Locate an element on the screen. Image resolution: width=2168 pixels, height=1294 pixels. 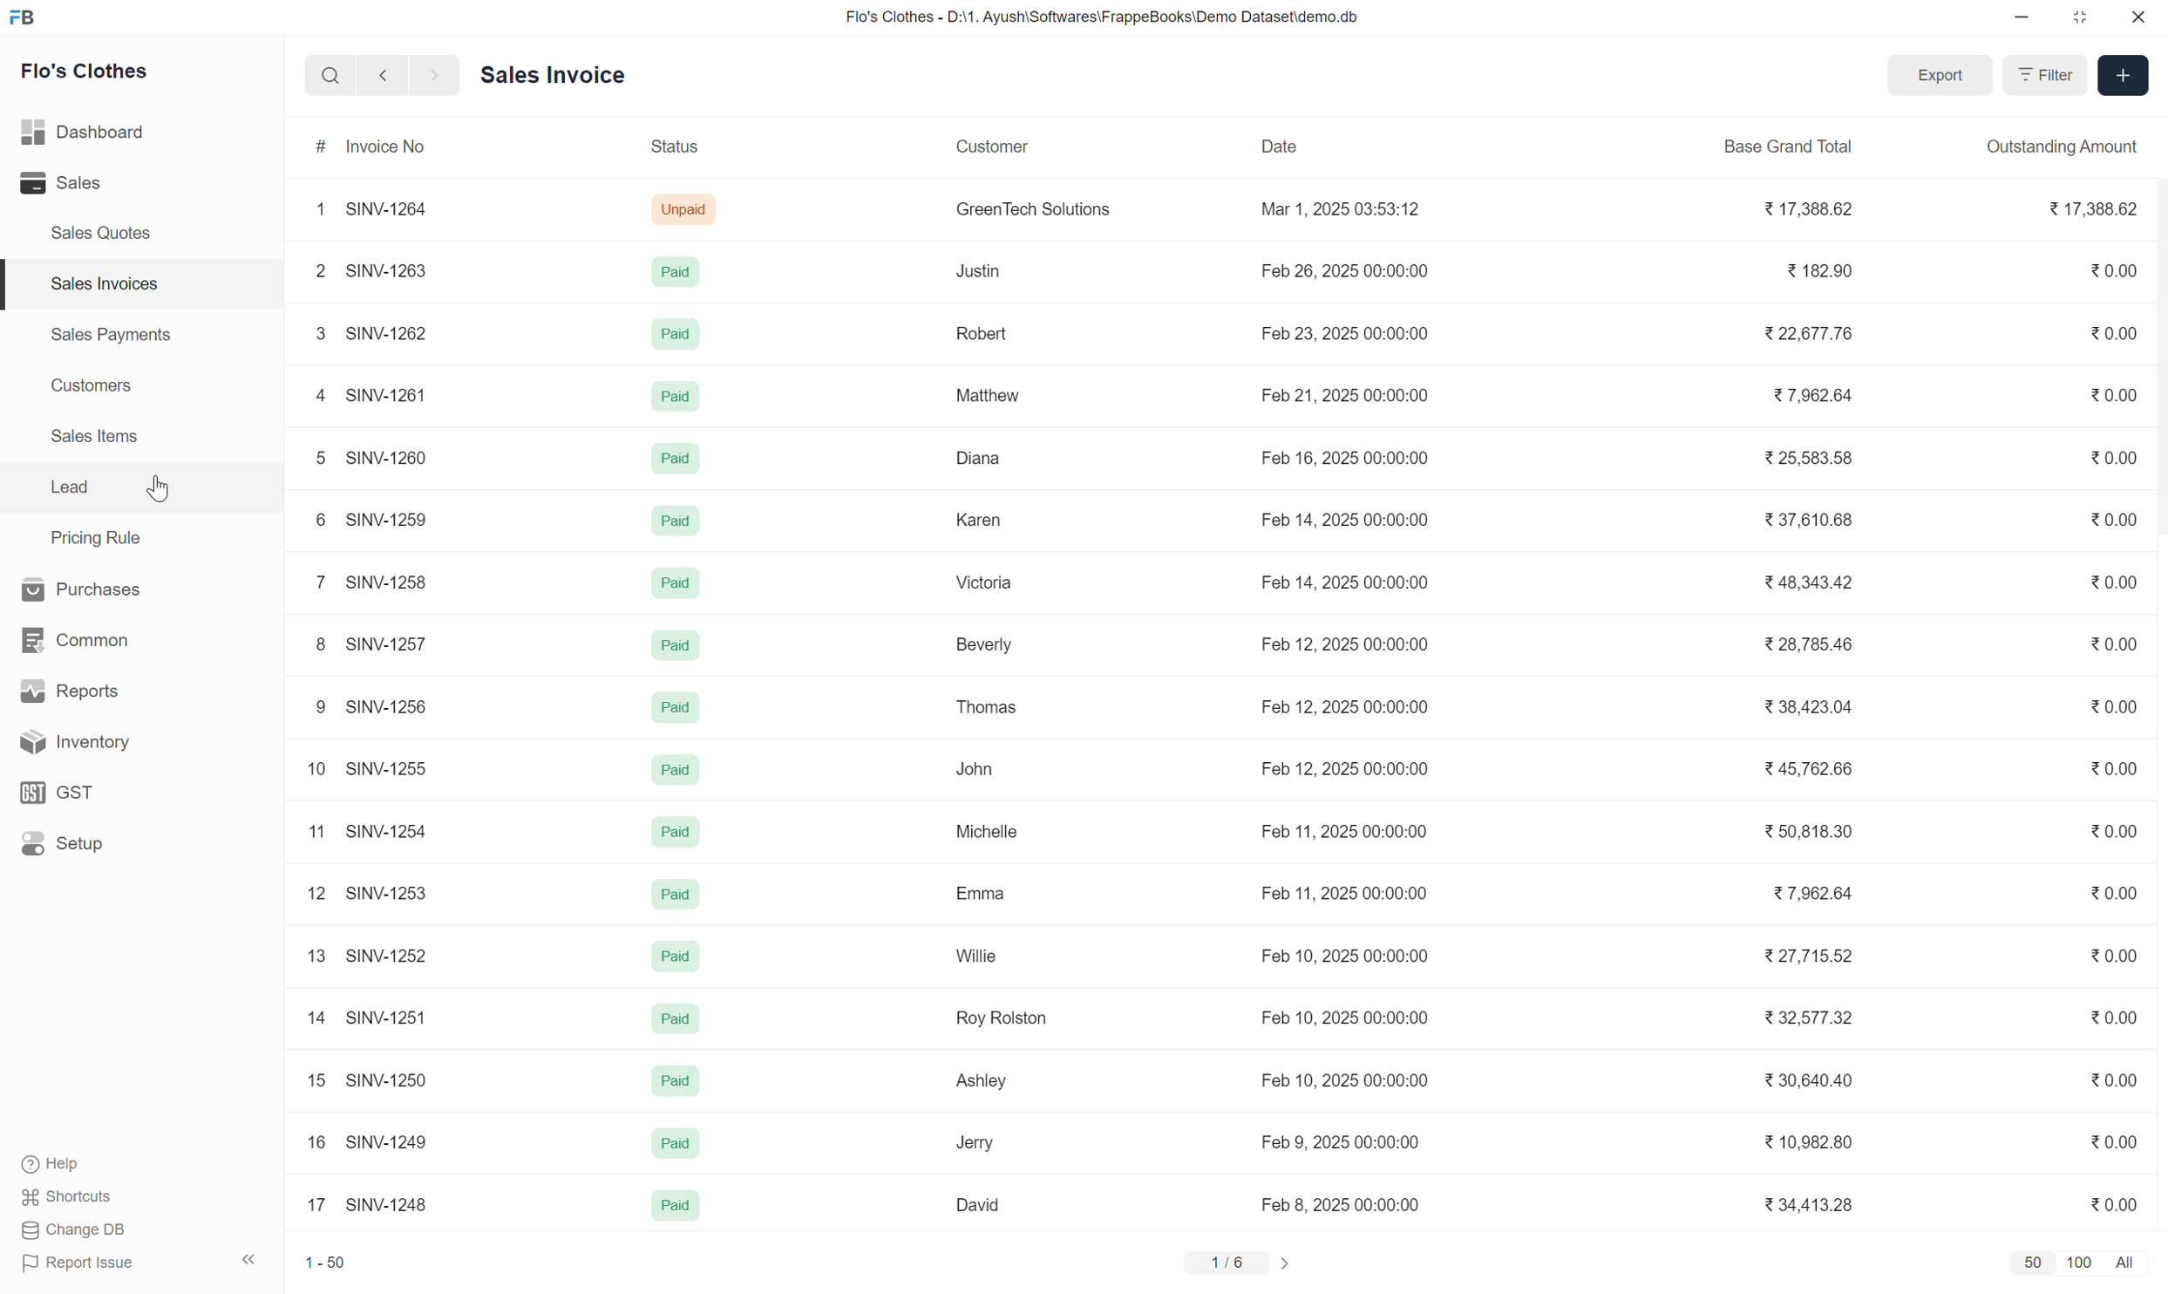
SINV-1264 is located at coordinates (388, 208).